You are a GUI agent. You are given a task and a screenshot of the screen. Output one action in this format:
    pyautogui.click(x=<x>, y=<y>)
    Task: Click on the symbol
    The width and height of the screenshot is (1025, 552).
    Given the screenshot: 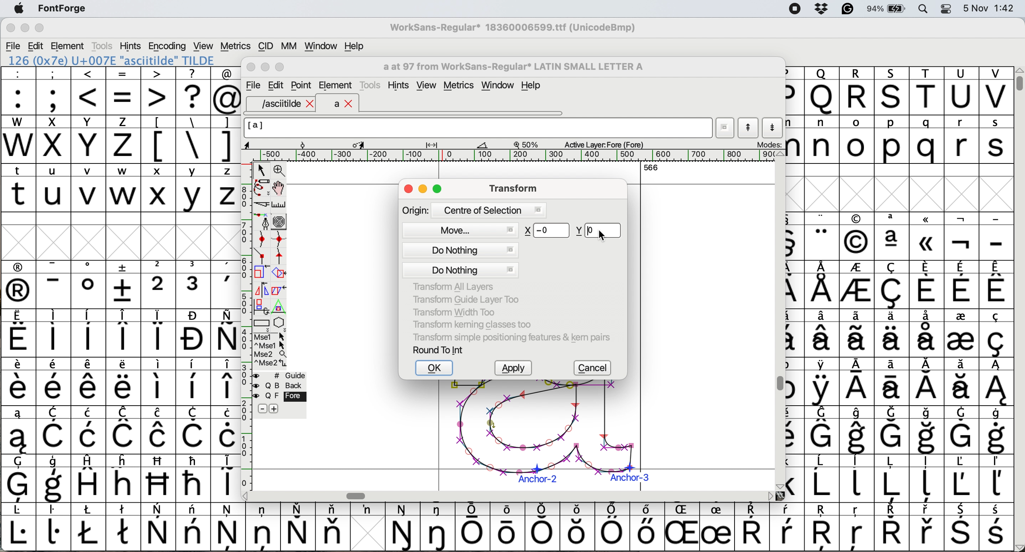 What is the action you would take?
    pyautogui.click(x=226, y=382)
    